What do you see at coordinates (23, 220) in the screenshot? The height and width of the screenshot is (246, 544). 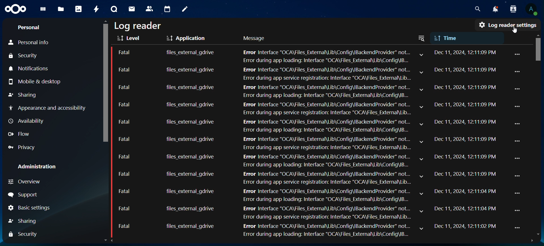 I see `shaing` at bounding box center [23, 220].